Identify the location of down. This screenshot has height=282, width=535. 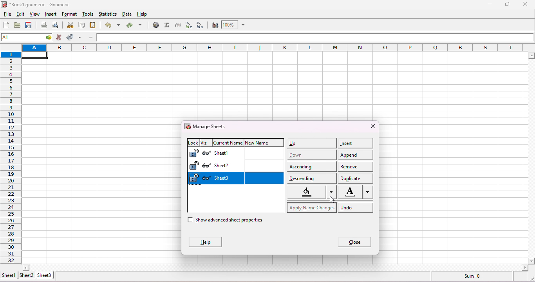
(311, 153).